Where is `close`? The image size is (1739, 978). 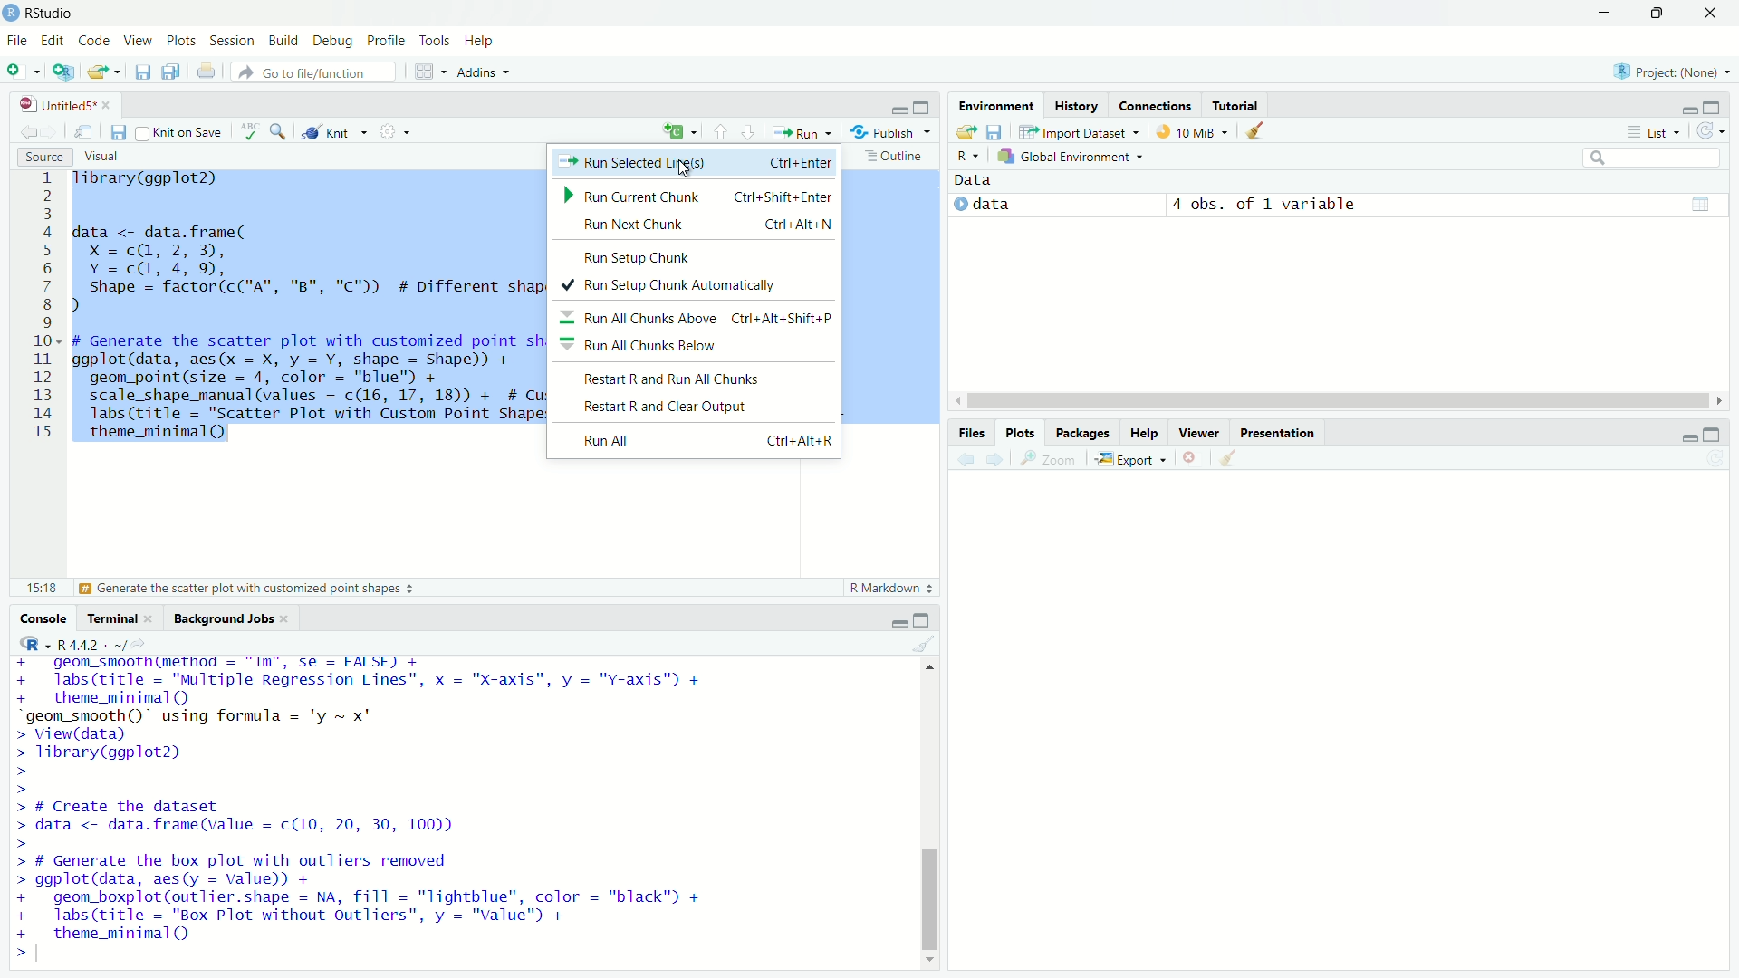
close is located at coordinates (149, 618).